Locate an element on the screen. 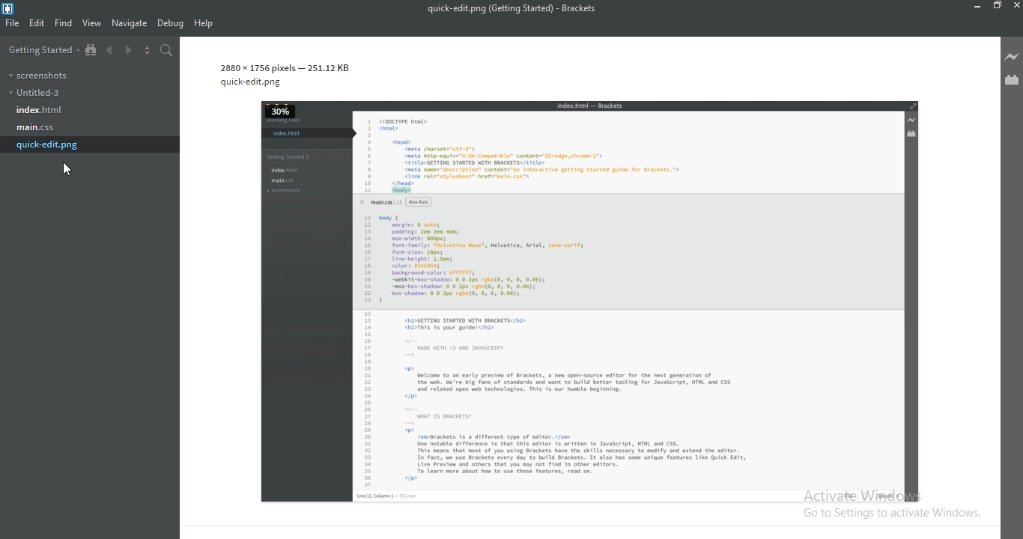  backward is located at coordinates (111, 52).